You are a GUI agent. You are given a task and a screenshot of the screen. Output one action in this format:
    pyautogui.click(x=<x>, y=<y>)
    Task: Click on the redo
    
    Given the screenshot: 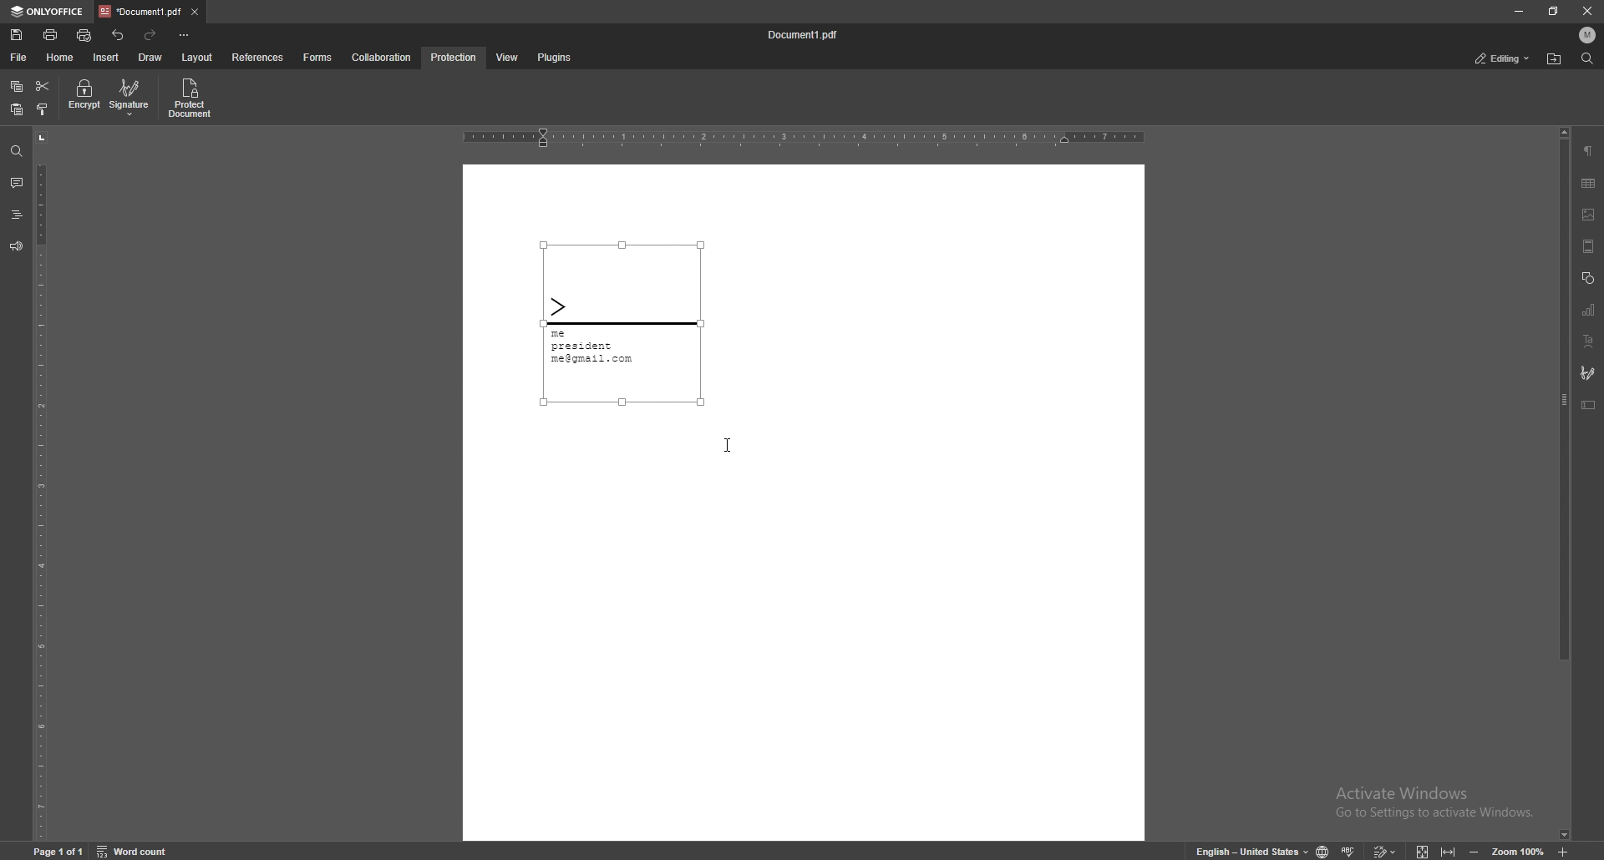 What is the action you would take?
    pyautogui.click(x=151, y=35)
    